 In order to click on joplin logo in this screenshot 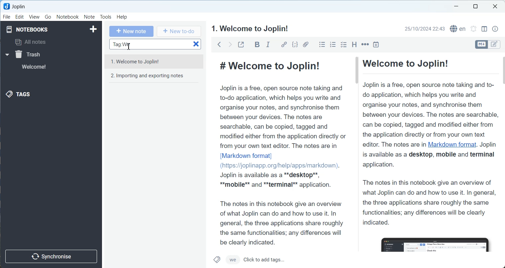, I will do `click(6, 7)`.